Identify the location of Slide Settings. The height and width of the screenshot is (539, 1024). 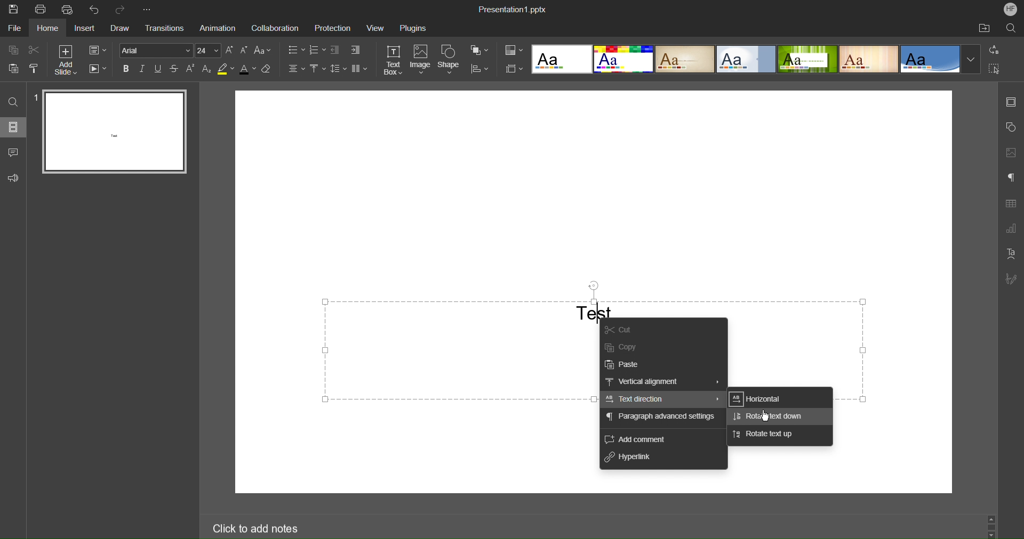
(98, 50).